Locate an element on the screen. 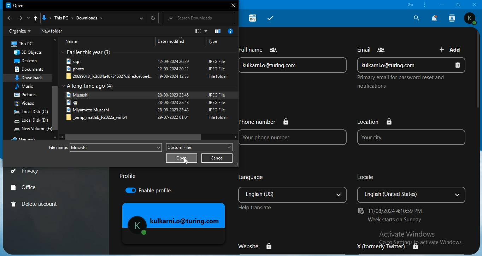 This screenshot has height=256, width=482. view profile is located at coordinates (470, 18).